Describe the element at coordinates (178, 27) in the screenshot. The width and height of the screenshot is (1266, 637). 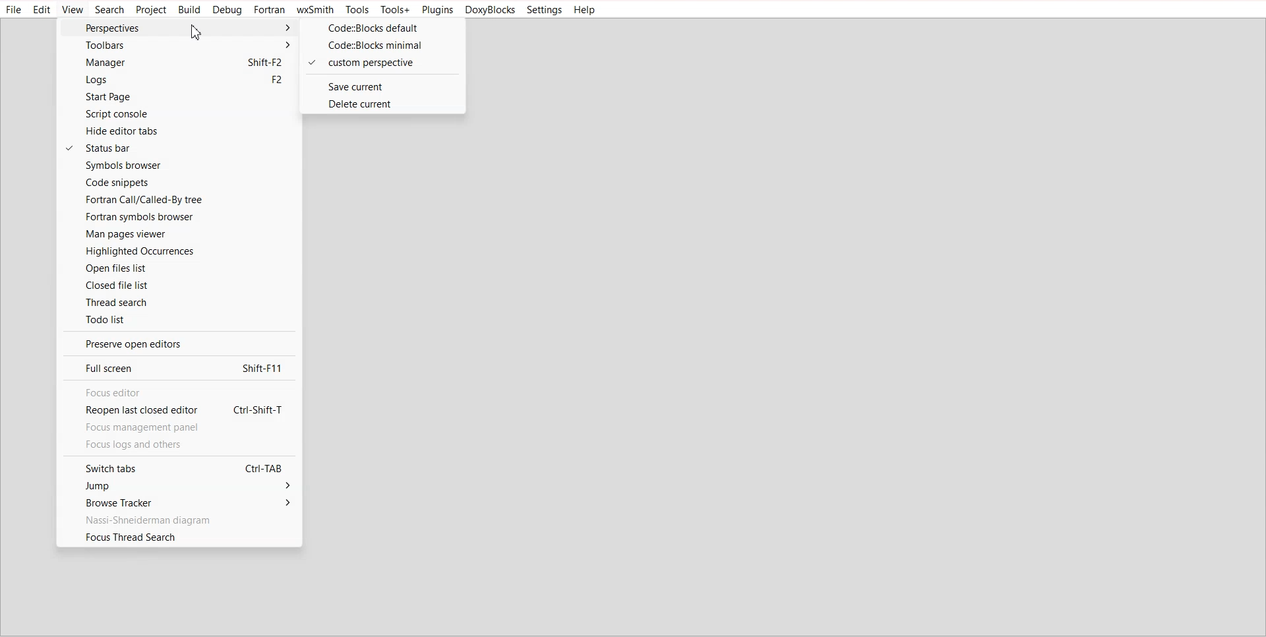
I see `Perspective` at that location.